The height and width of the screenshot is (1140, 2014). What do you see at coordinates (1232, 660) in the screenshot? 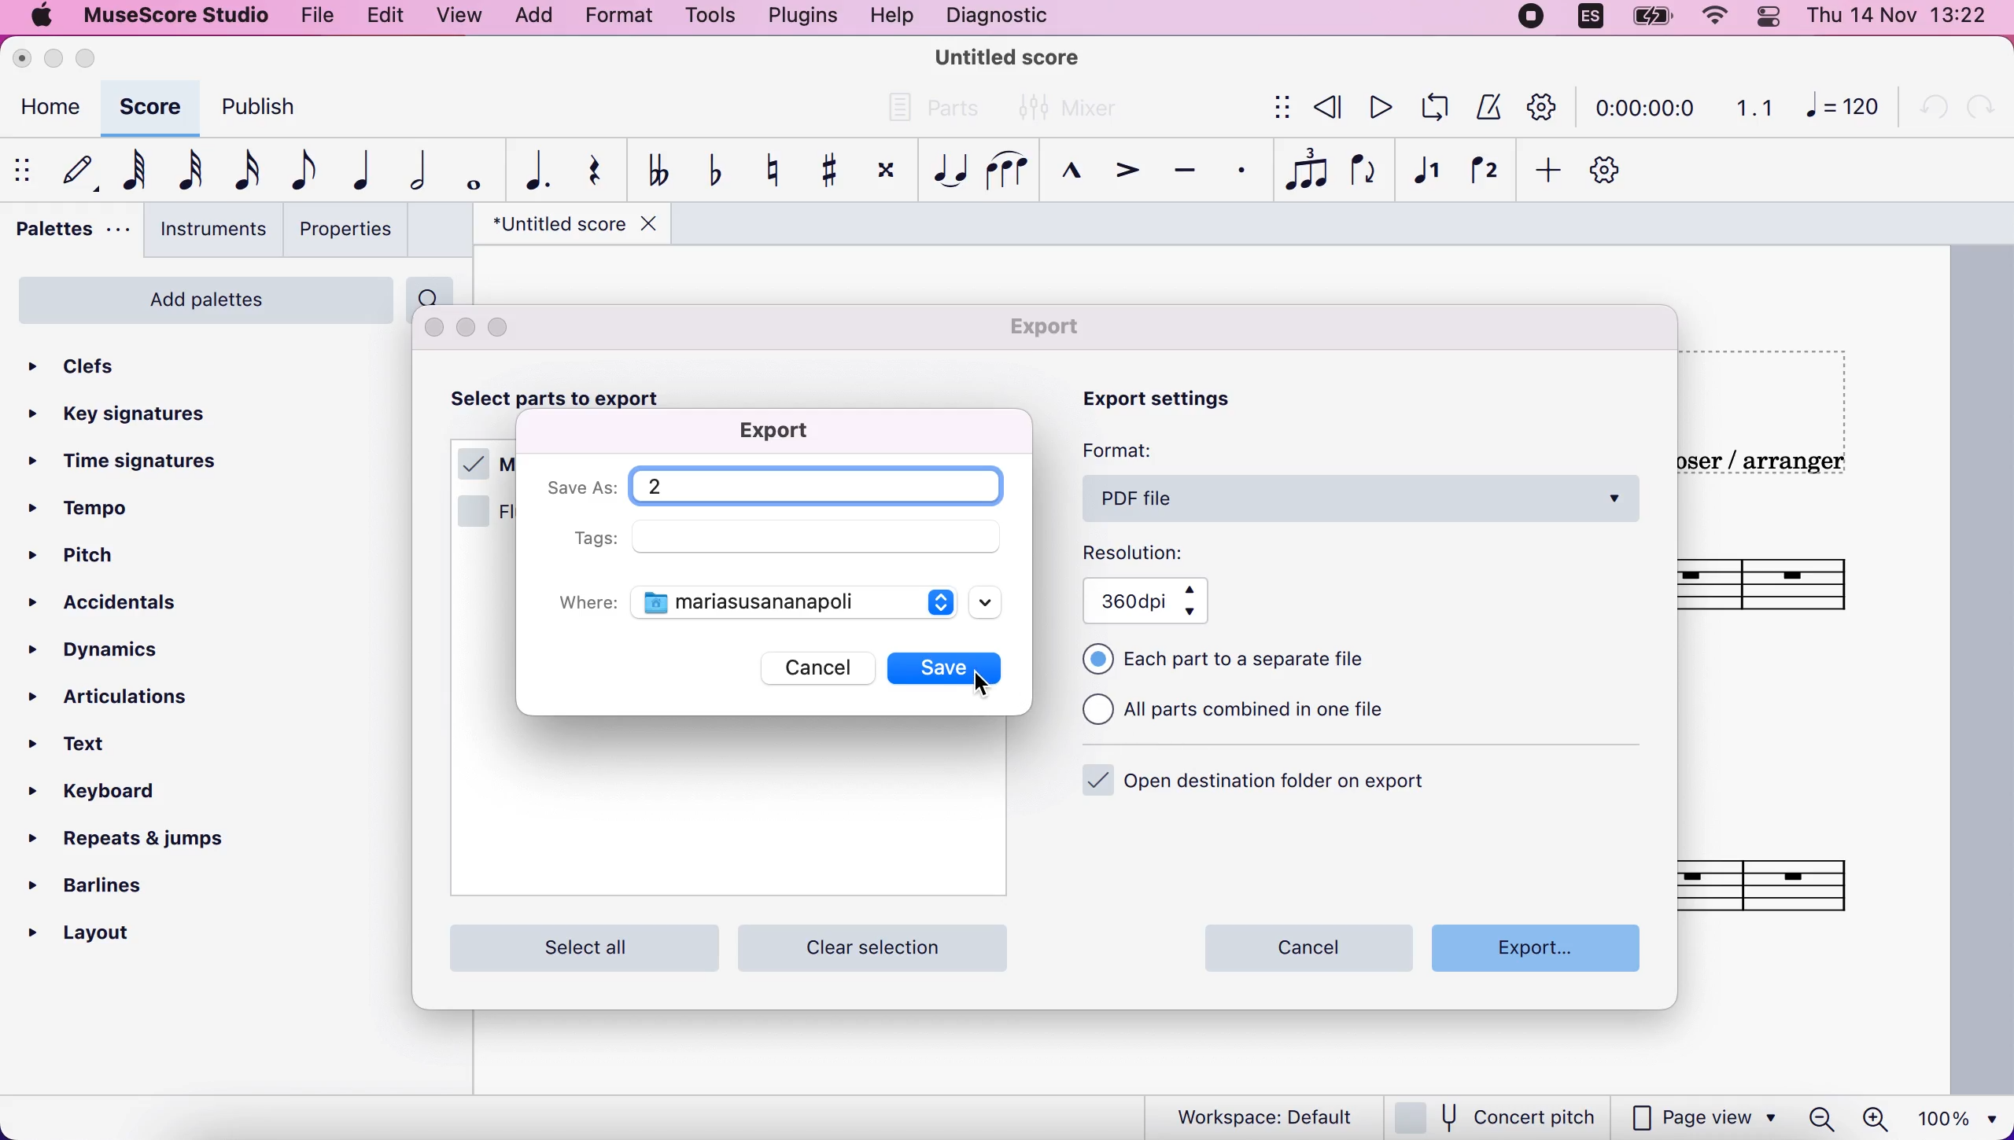
I see `each part to a separate file` at bounding box center [1232, 660].